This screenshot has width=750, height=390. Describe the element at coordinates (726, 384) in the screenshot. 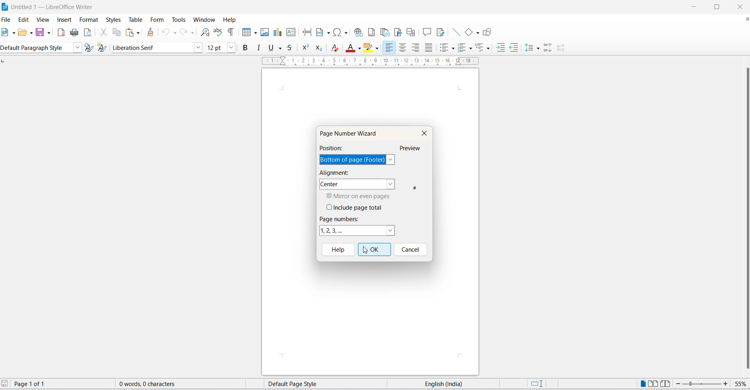

I see `increase` at that location.